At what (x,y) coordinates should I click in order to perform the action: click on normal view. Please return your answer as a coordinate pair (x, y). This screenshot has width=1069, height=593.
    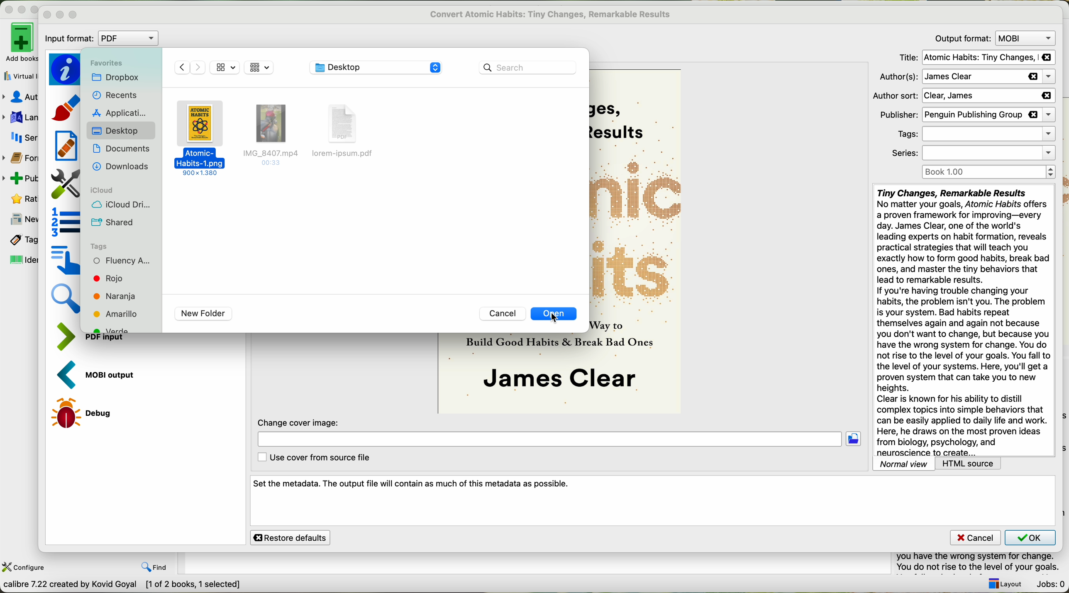
    Looking at the image, I should click on (904, 464).